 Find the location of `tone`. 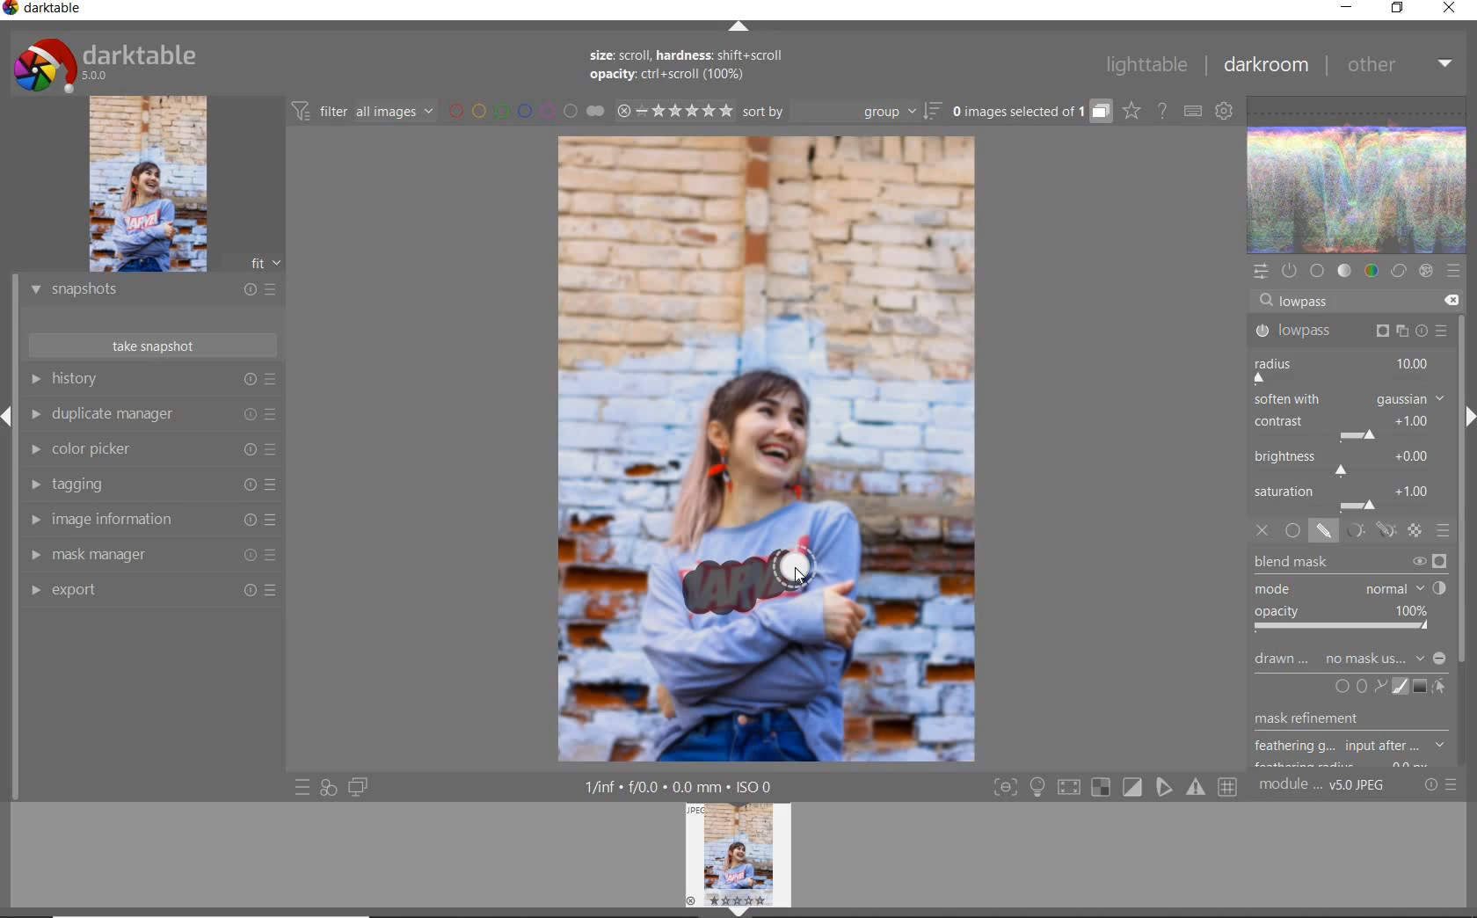

tone is located at coordinates (1345, 272).